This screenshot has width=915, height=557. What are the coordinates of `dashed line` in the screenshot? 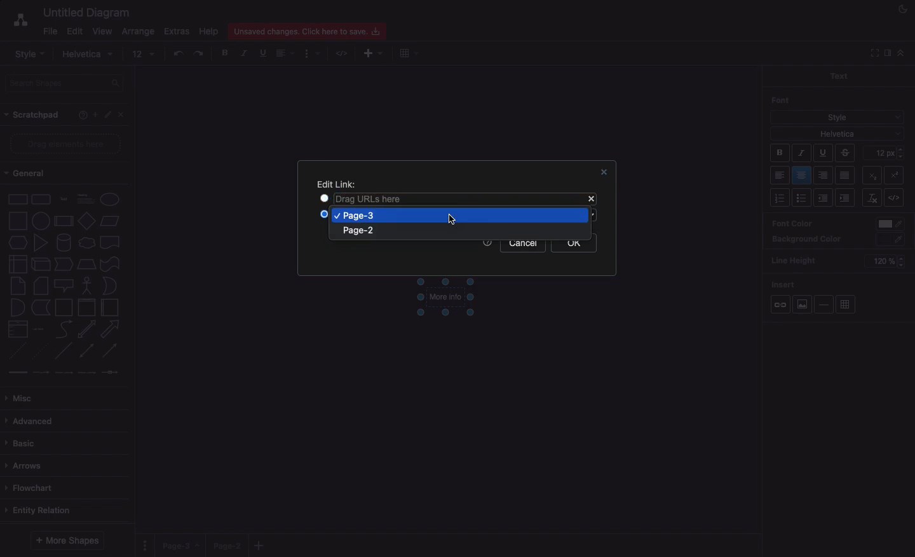 It's located at (17, 351).